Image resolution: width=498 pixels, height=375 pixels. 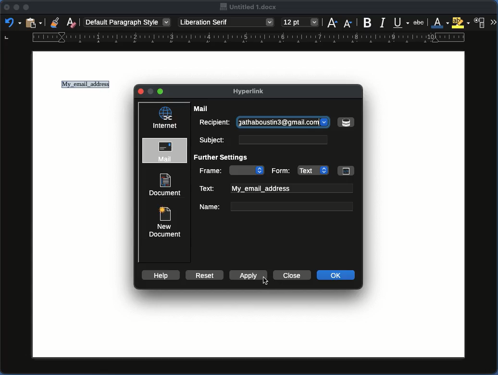 What do you see at coordinates (461, 23) in the screenshot?
I see `Highlighting` at bounding box center [461, 23].